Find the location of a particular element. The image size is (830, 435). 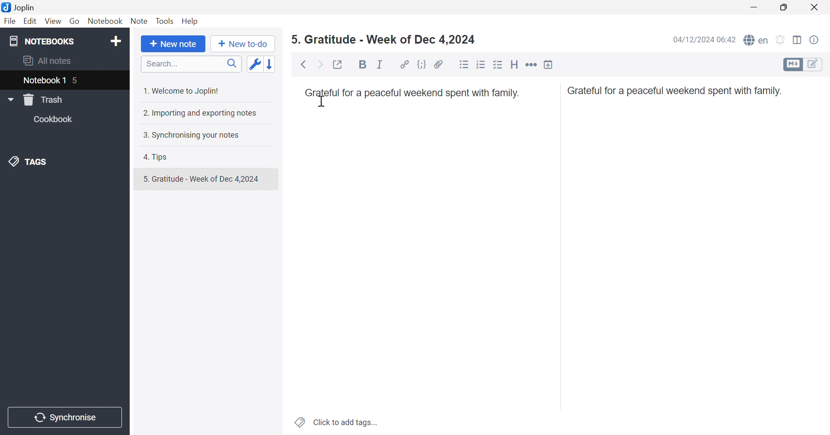

Edit is located at coordinates (30, 21).